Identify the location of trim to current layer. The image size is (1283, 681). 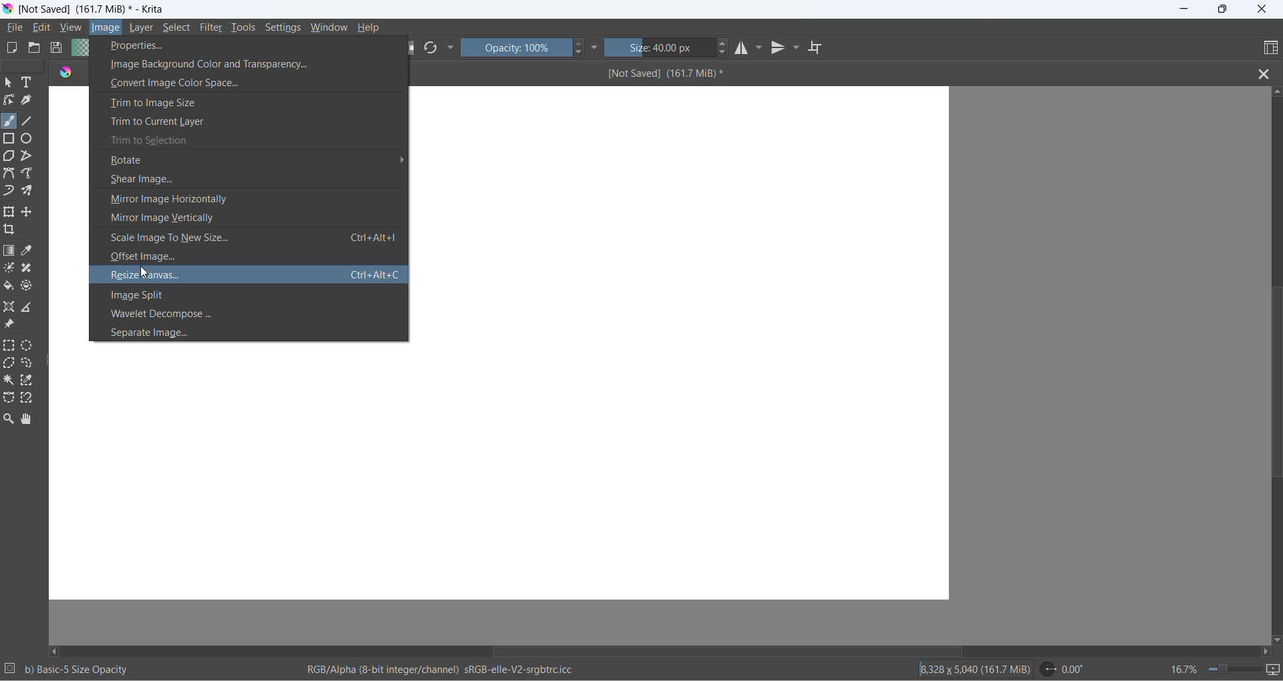
(248, 121).